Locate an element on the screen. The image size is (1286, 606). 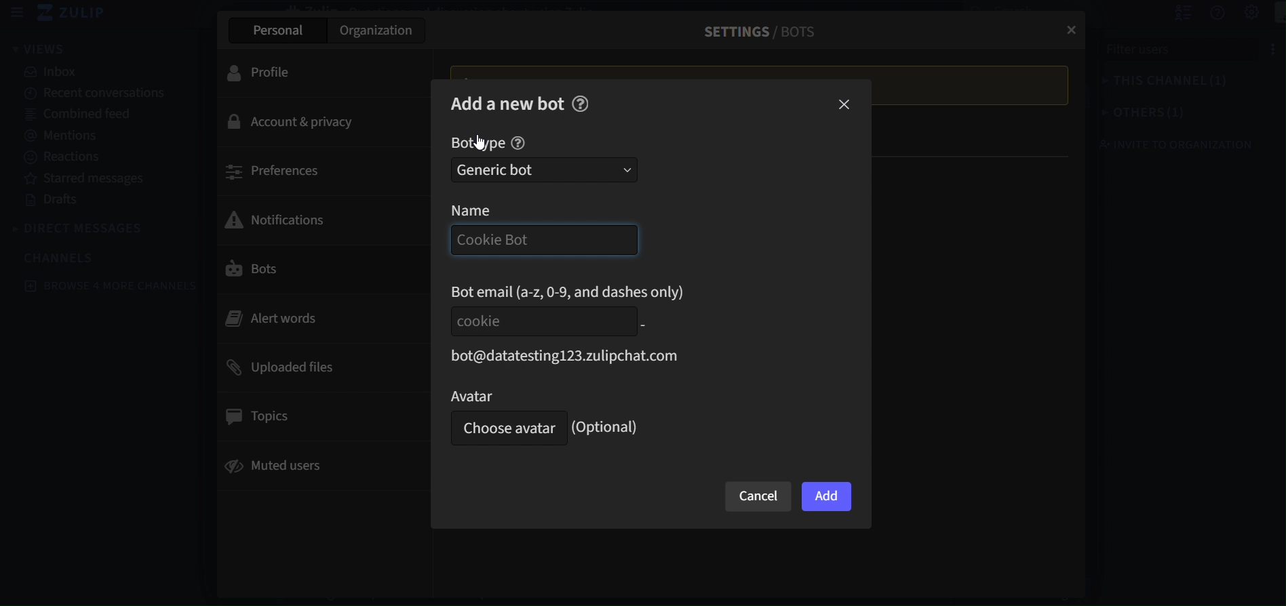
add a new bot is located at coordinates (507, 102).